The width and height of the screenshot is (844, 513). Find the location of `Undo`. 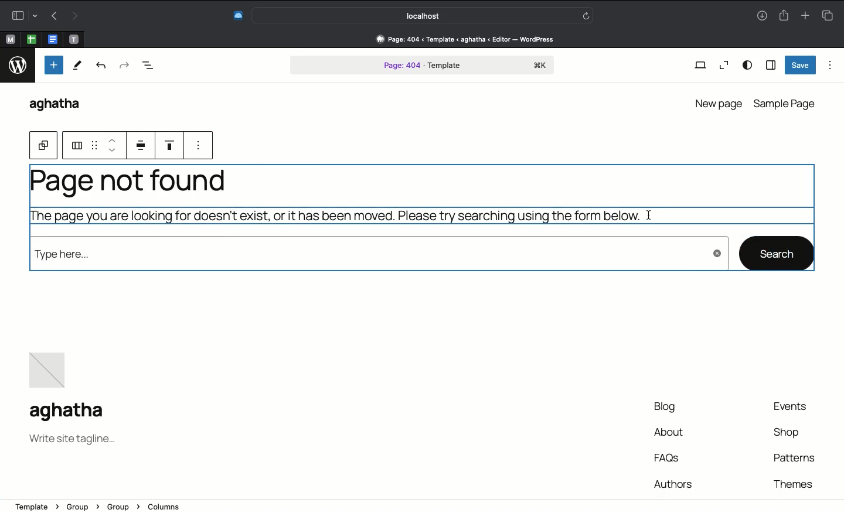

Undo is located at coordinates (55, 15).